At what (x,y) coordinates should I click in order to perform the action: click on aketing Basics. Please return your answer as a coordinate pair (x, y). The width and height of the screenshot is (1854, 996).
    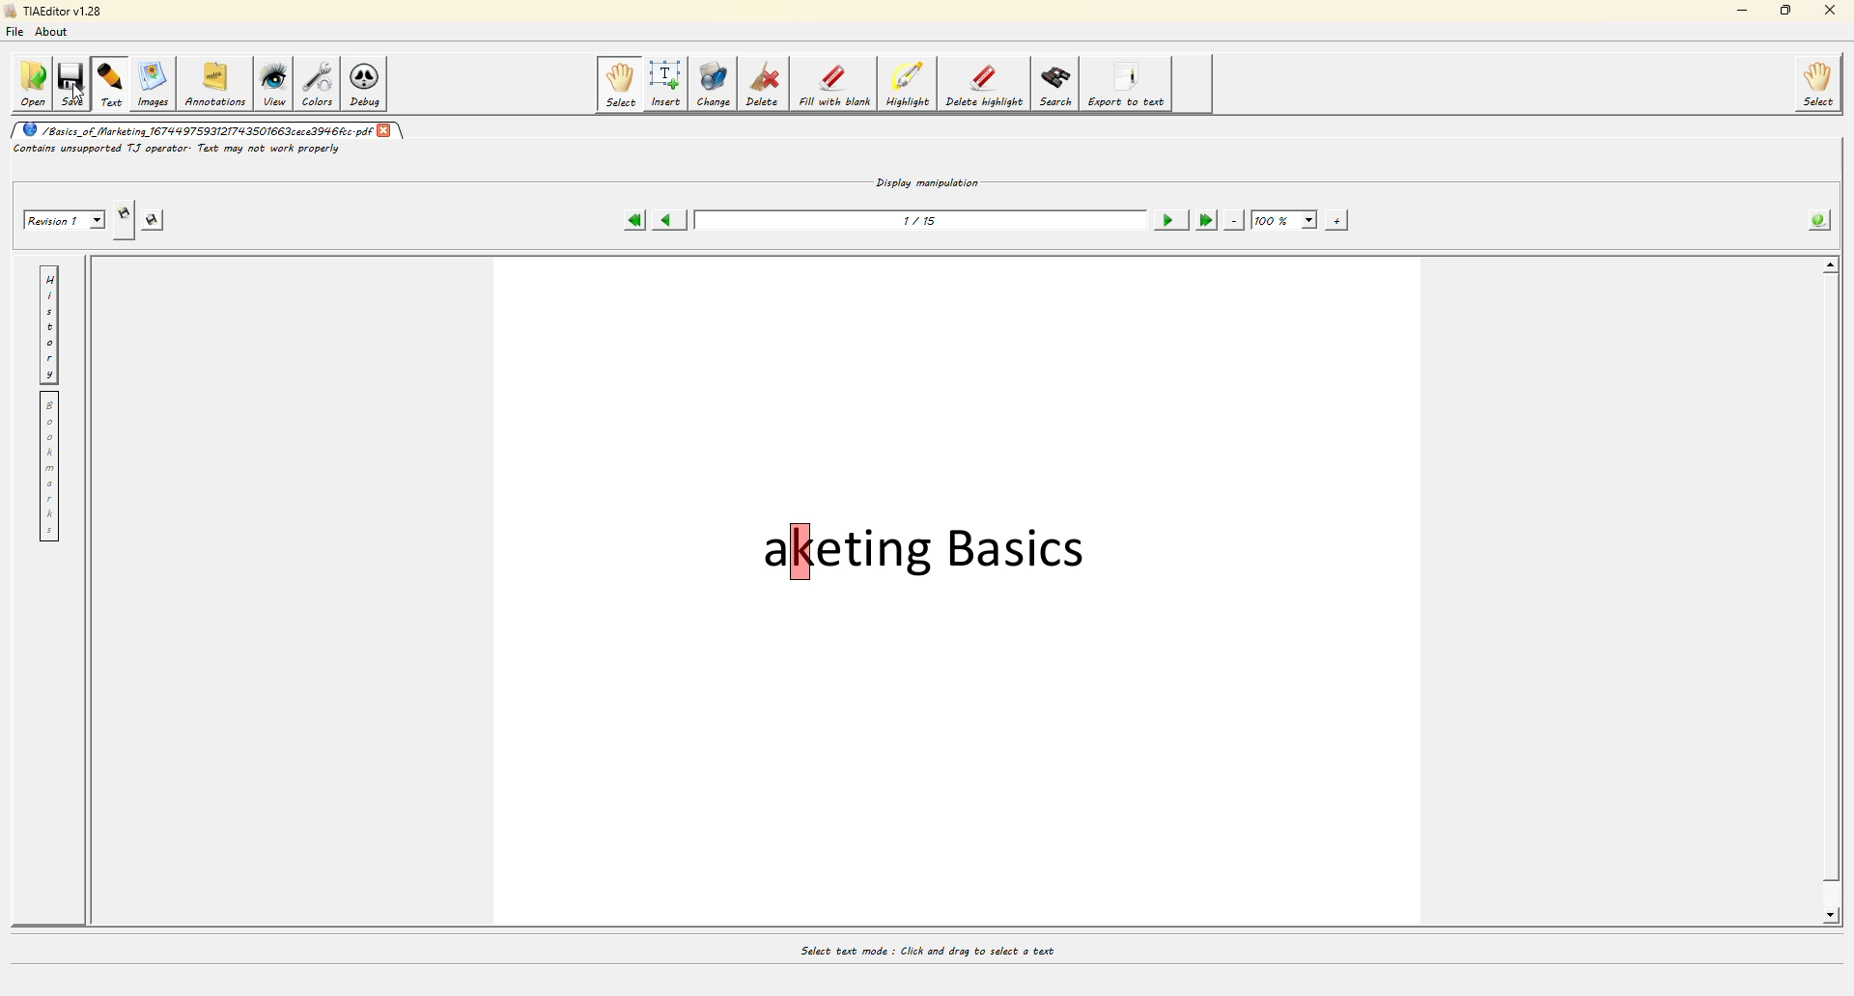
    Looking at the image, I should click on (929, 551).